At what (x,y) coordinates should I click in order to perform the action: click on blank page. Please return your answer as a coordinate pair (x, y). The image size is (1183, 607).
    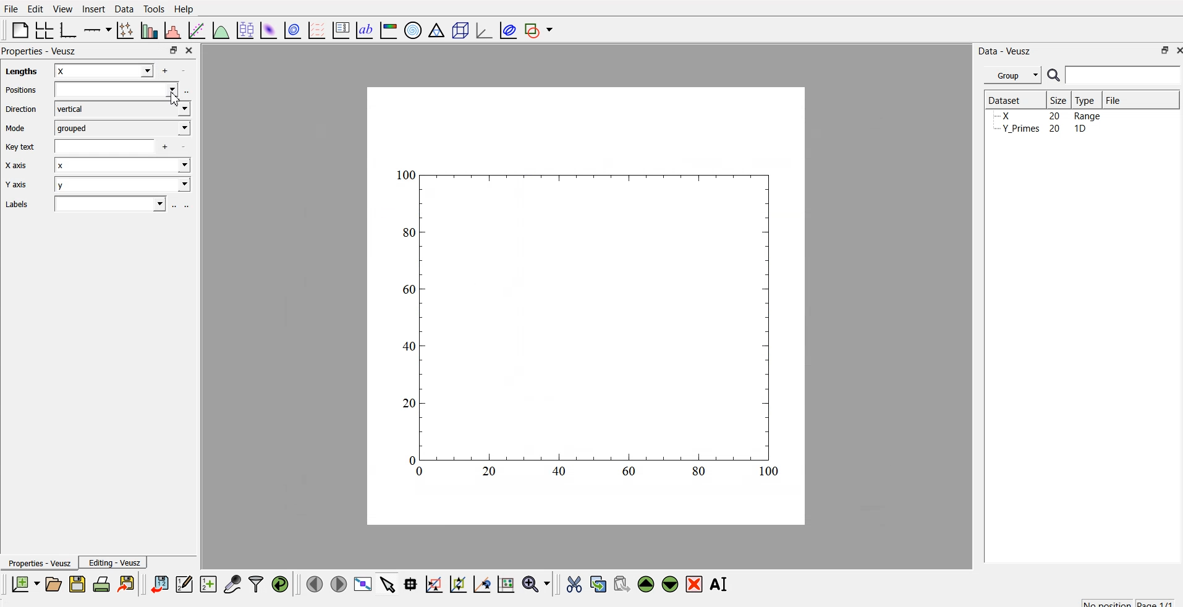
    Looking at the image, I should click on (17, 30).